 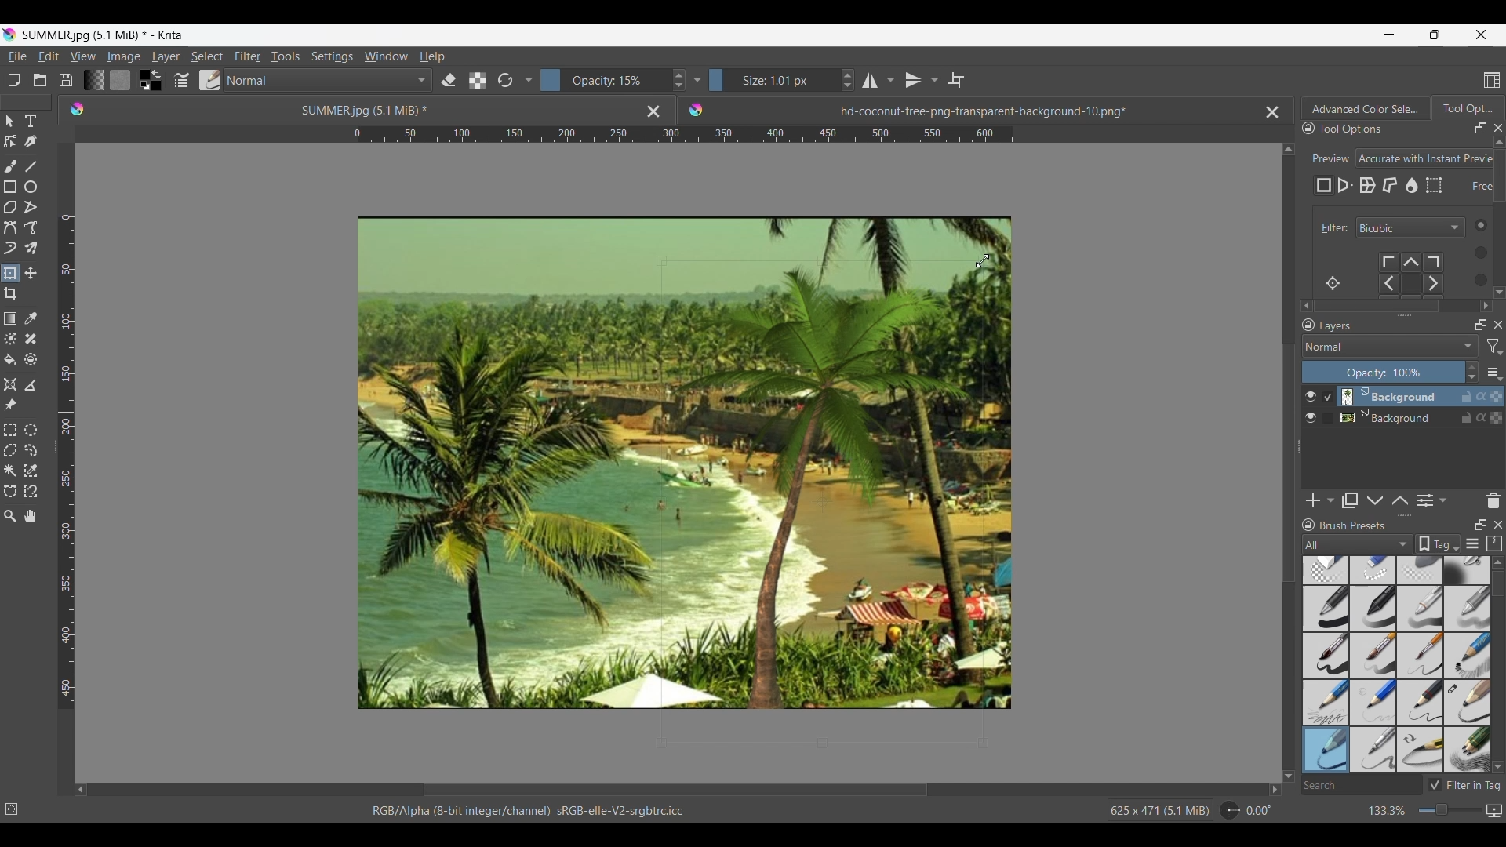 I want to click on Set eraser mode, so click(x=447, y=79).